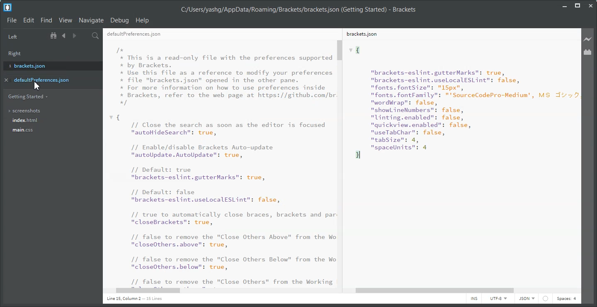 The height and width of the screenshot is (307, 597). Describe the element at coordinates (91, 20) in the screenshot. I see `Navigate` at that location.